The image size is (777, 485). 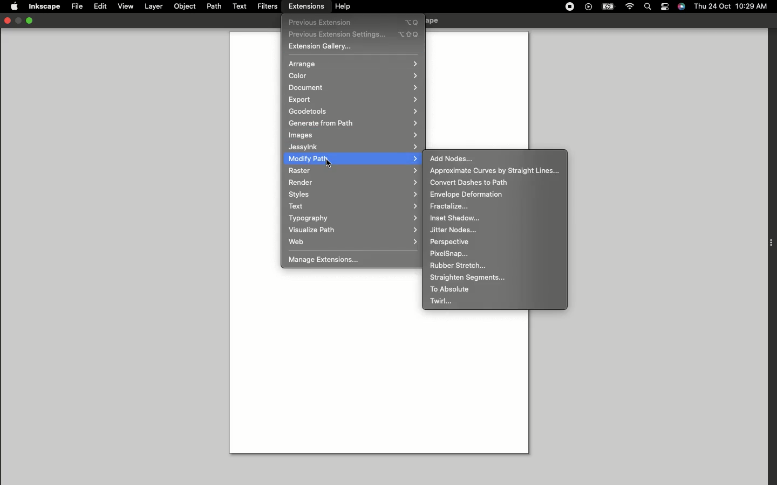 I want to click on Help, so click(x=343, y=6).